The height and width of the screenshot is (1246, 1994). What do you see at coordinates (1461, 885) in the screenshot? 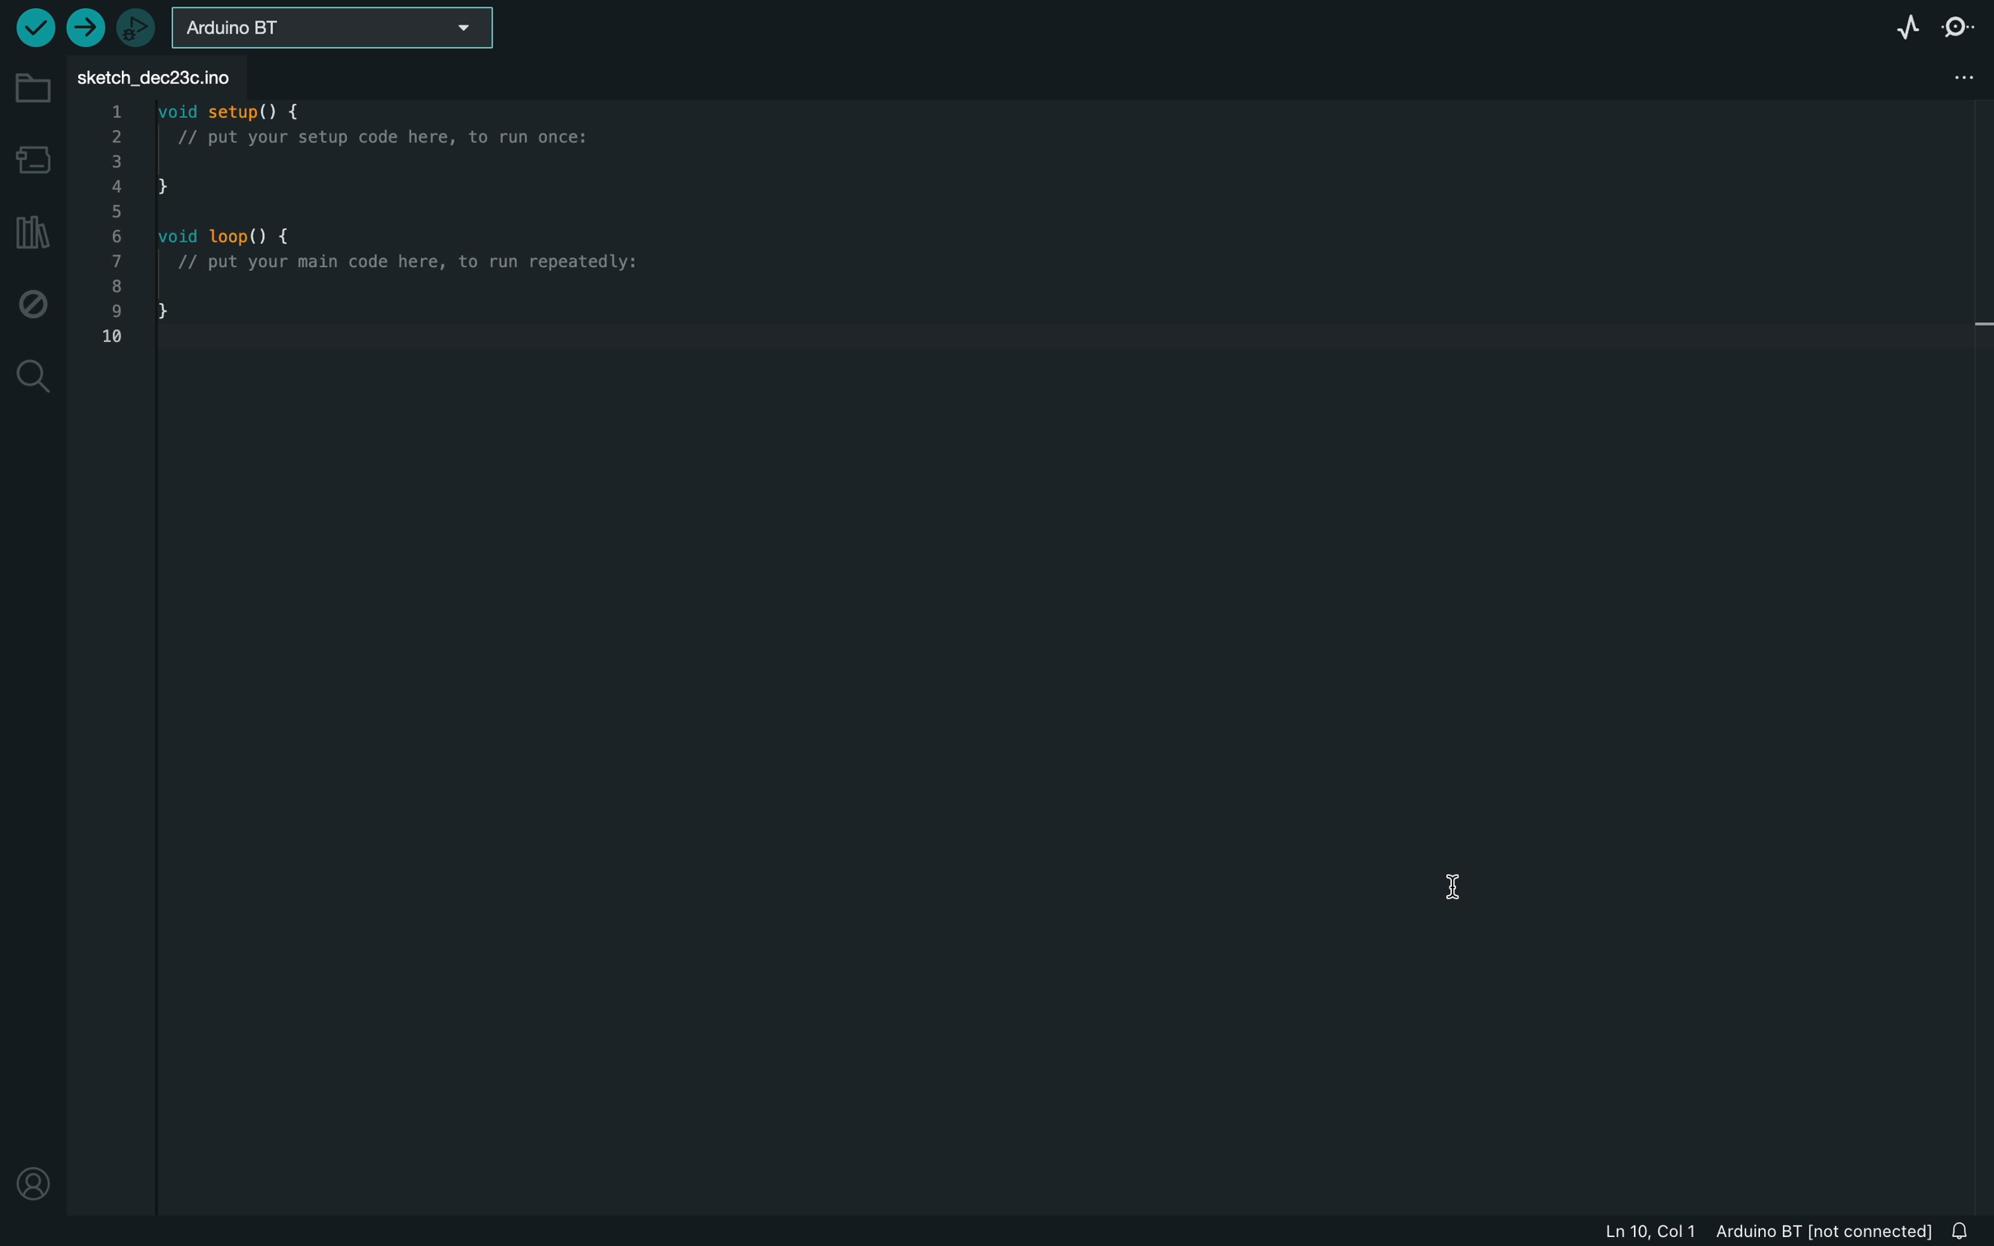
I see `cursor` at bounding box center [1461, 885].